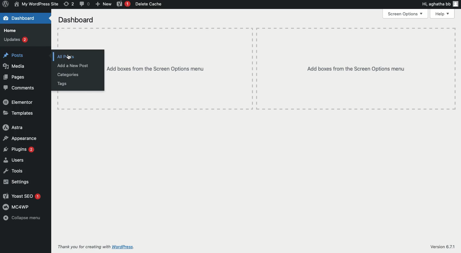 This screenshot has width=461, height=253. Describe the element at coordinates (15, 66) in the screenshot. I see `Media` at that location.